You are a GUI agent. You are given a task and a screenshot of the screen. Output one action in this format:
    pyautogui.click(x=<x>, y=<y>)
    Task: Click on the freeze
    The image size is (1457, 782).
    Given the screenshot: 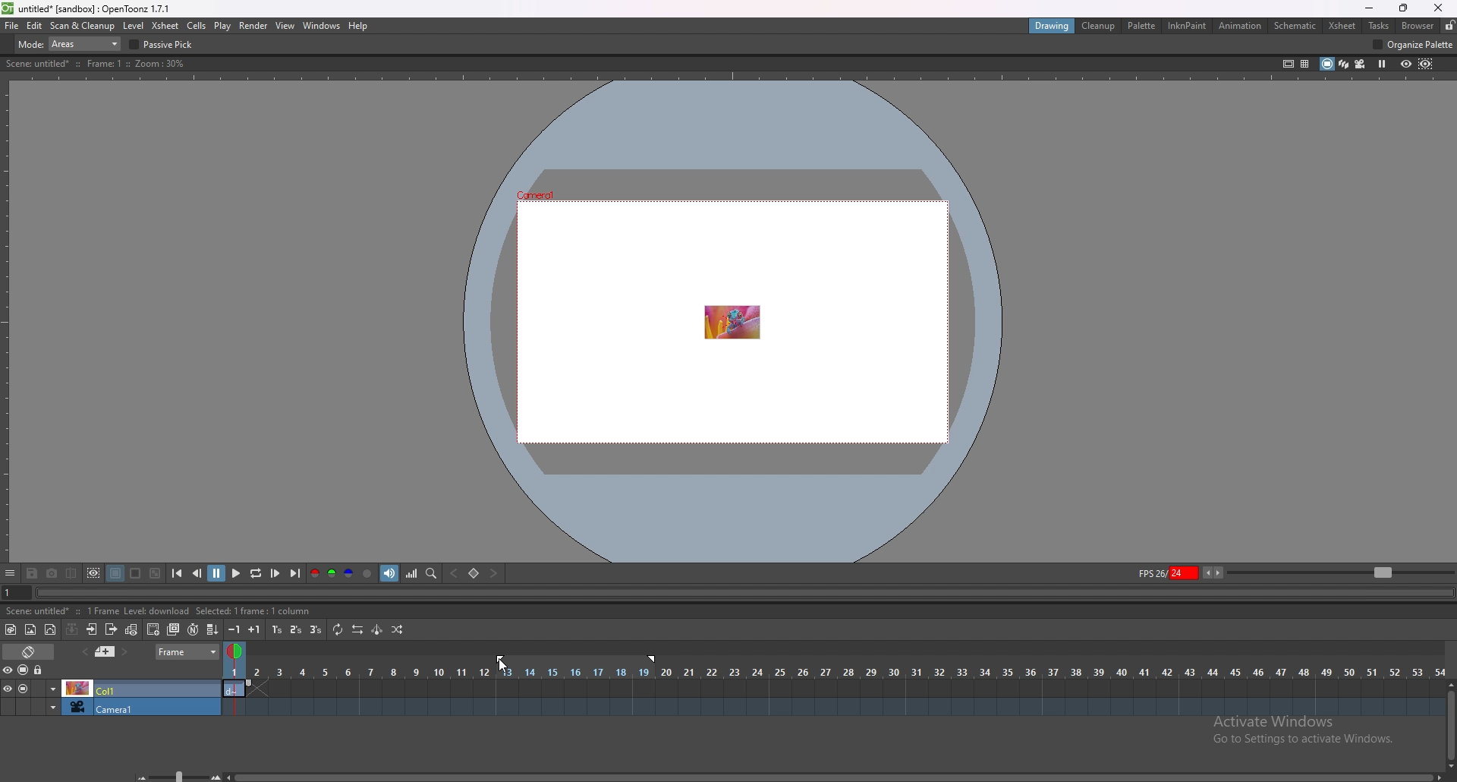 What is the action you would take?
    pyautogui.click(x=1383, y=65)
    